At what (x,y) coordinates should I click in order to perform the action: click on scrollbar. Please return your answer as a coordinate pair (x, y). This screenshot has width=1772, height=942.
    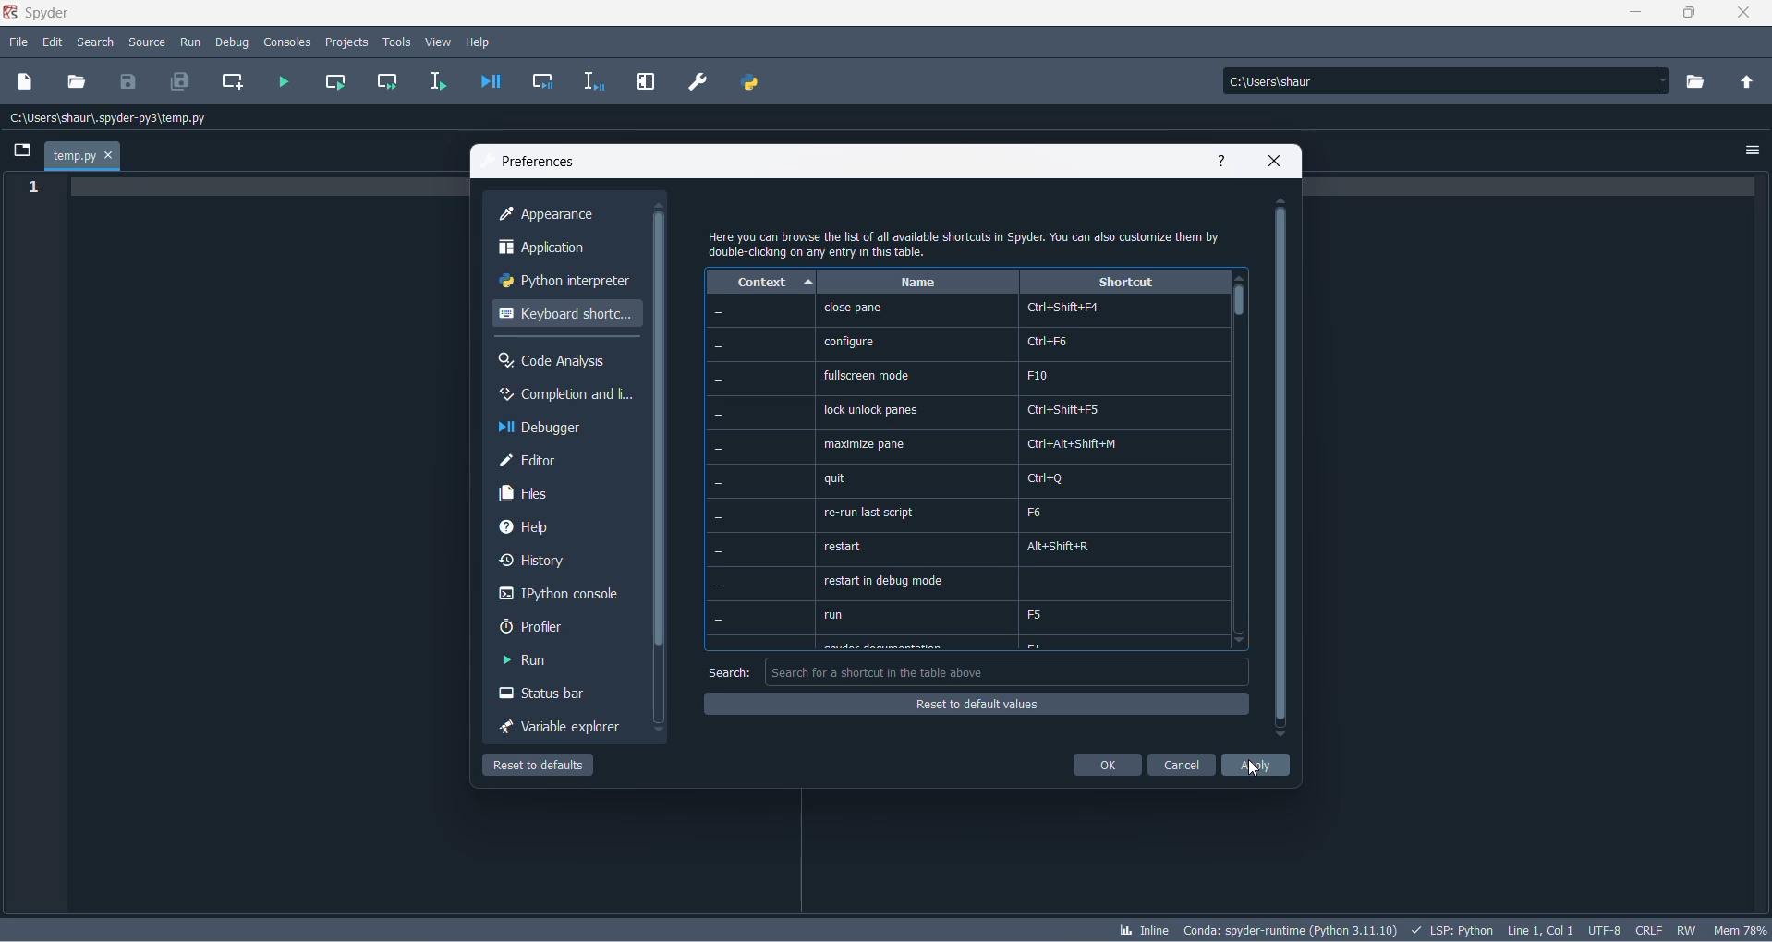
    Looking at the image, I should click on (663, 430).